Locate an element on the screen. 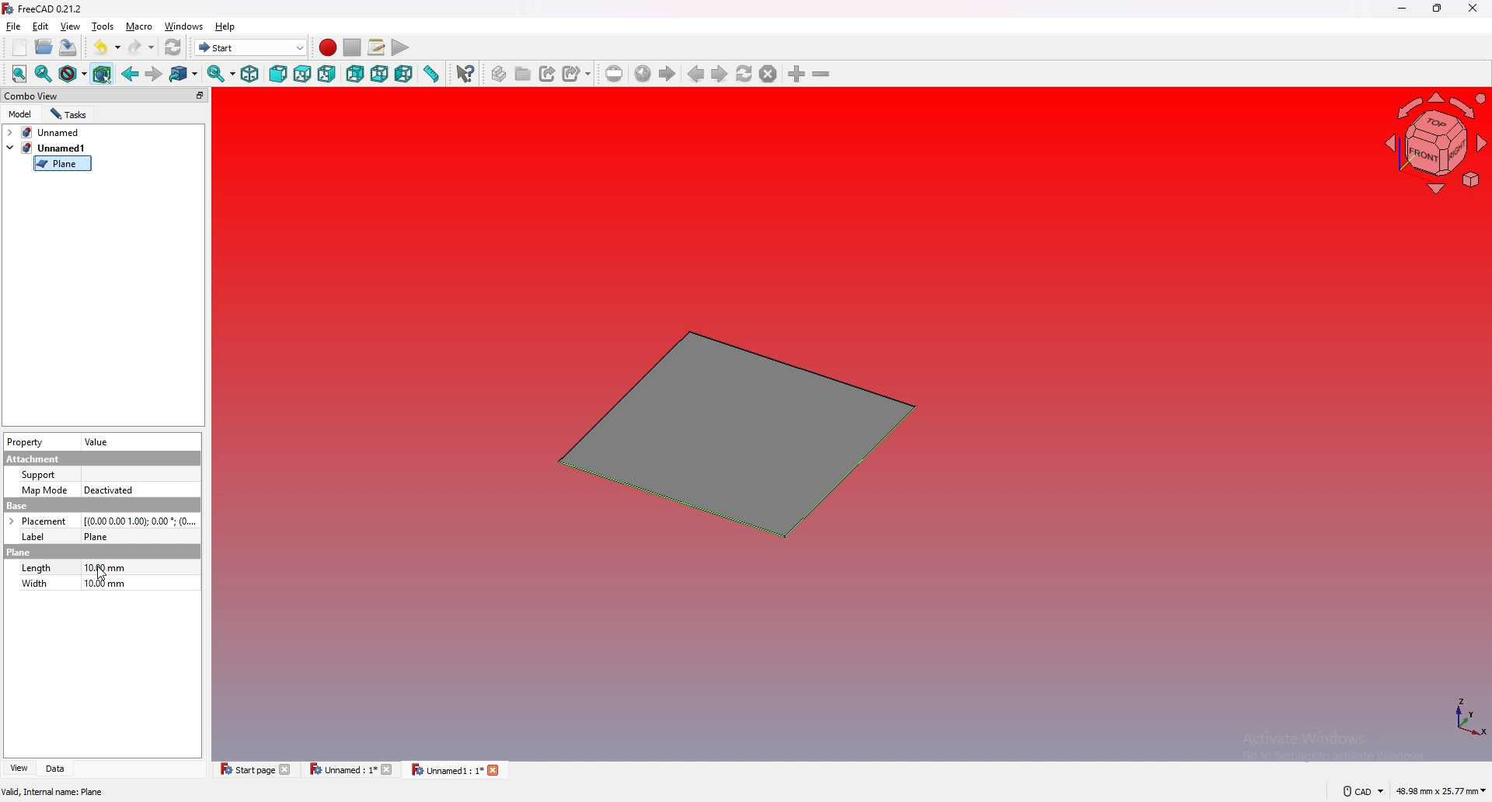 This screenshot has height=802, width=1492. file is located at coordinates (14, 26).